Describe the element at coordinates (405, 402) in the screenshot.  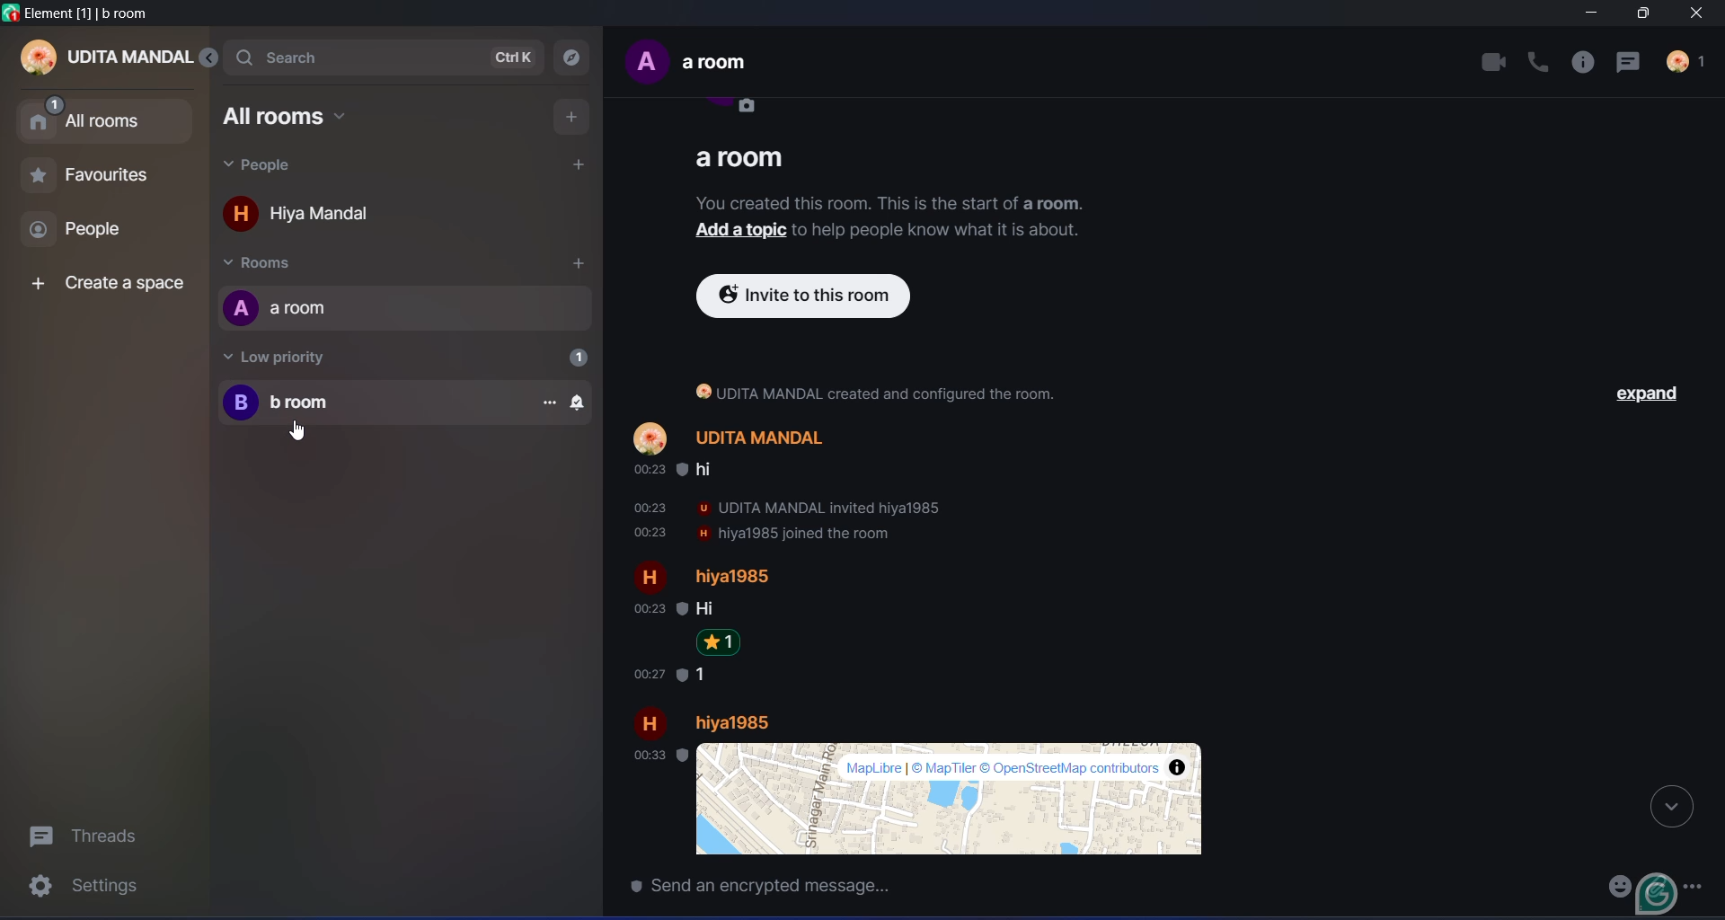
I see `B broom 1` at that location.